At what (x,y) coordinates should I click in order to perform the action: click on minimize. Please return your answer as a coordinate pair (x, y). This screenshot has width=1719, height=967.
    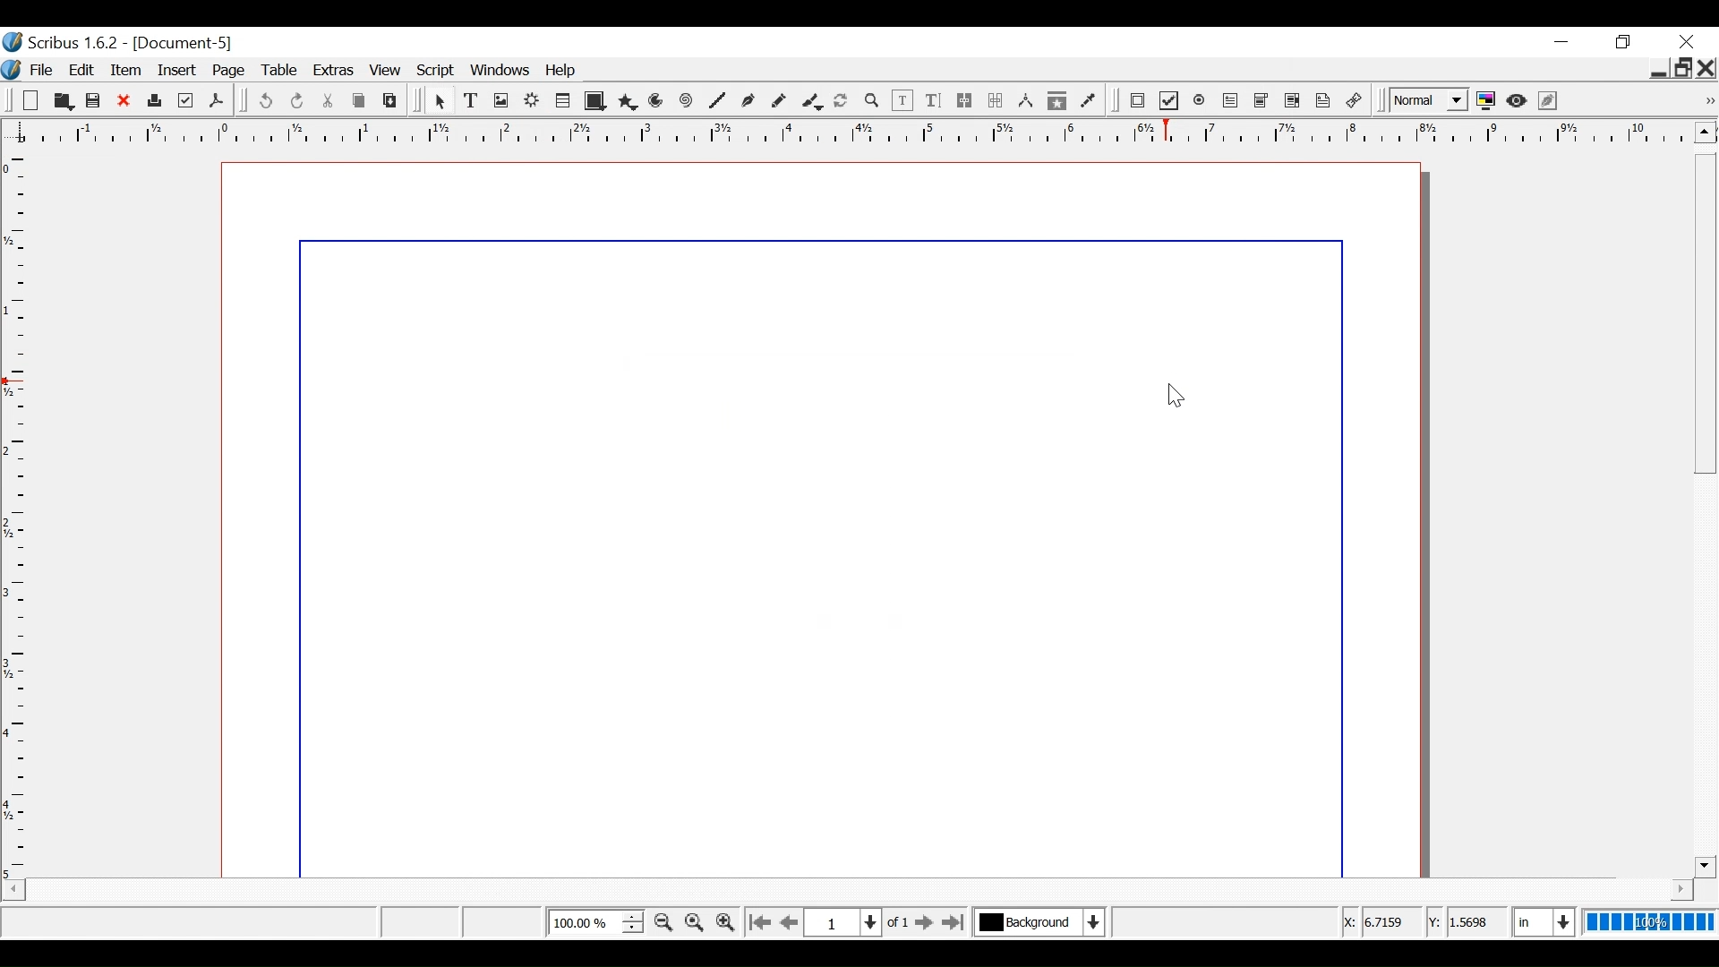
    Looking at the image, I should click on (1561, 43).